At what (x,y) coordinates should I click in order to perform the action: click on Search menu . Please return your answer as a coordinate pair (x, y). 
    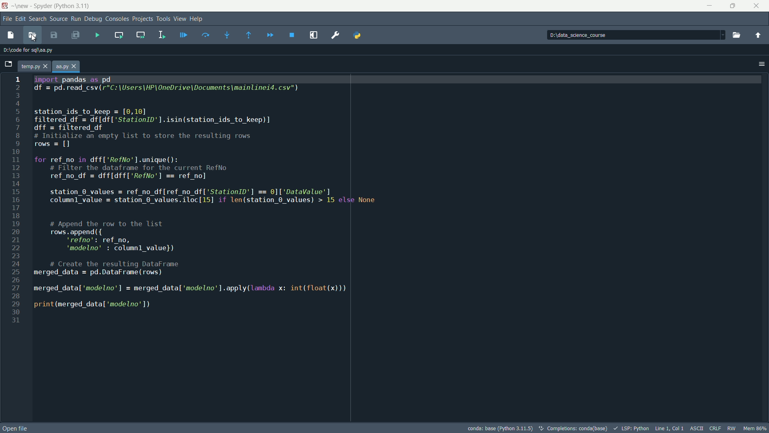
    Looking at the image, I should click on (38, 19).